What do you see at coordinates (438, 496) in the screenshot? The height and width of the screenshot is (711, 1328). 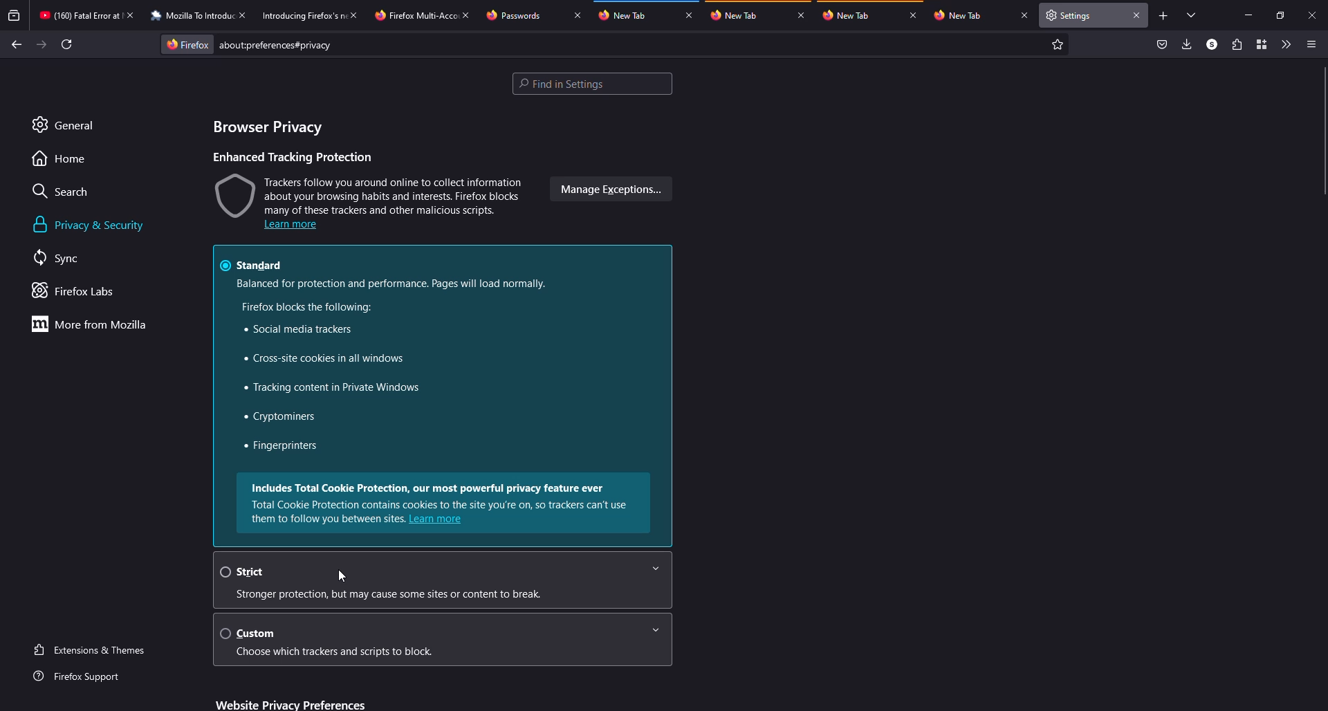 I see `info` at bounding box center [438, 496].